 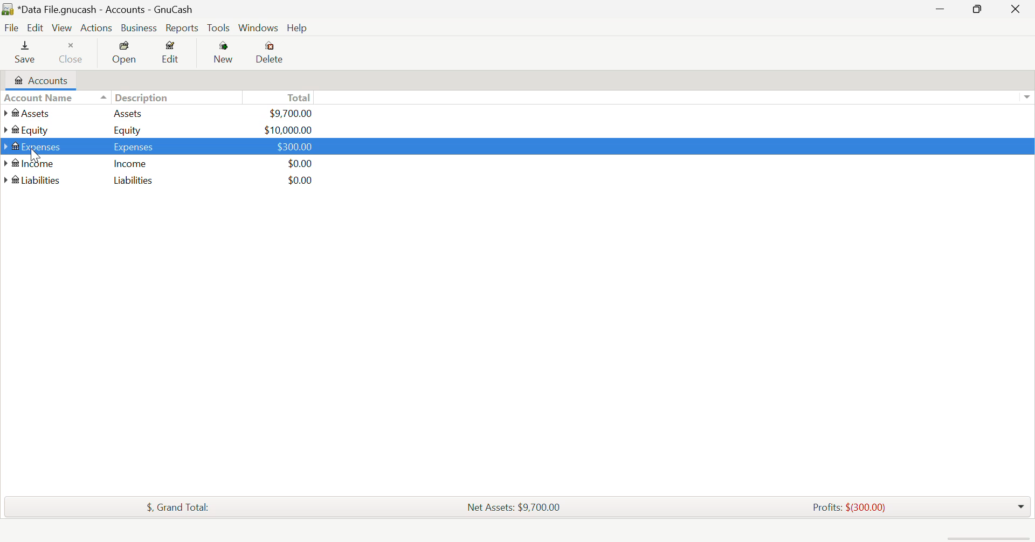 I want to click on Tools, so click(x=219, y=29).